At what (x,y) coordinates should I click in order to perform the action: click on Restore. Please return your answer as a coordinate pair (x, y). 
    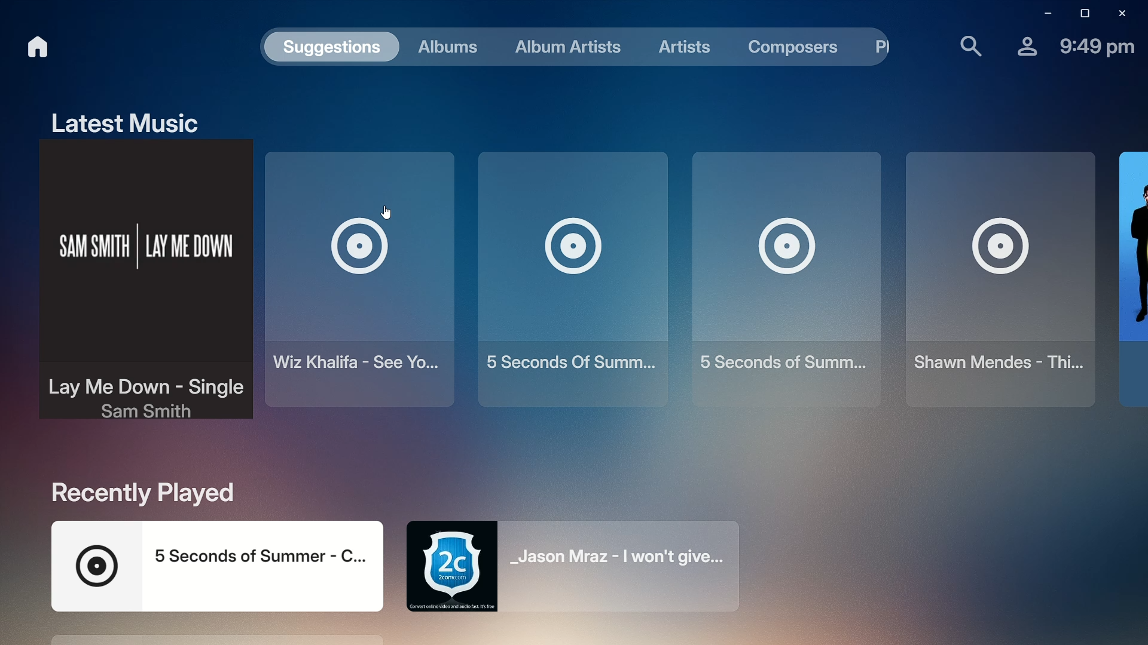
    Looking at the image, I should click on (1081, 13).